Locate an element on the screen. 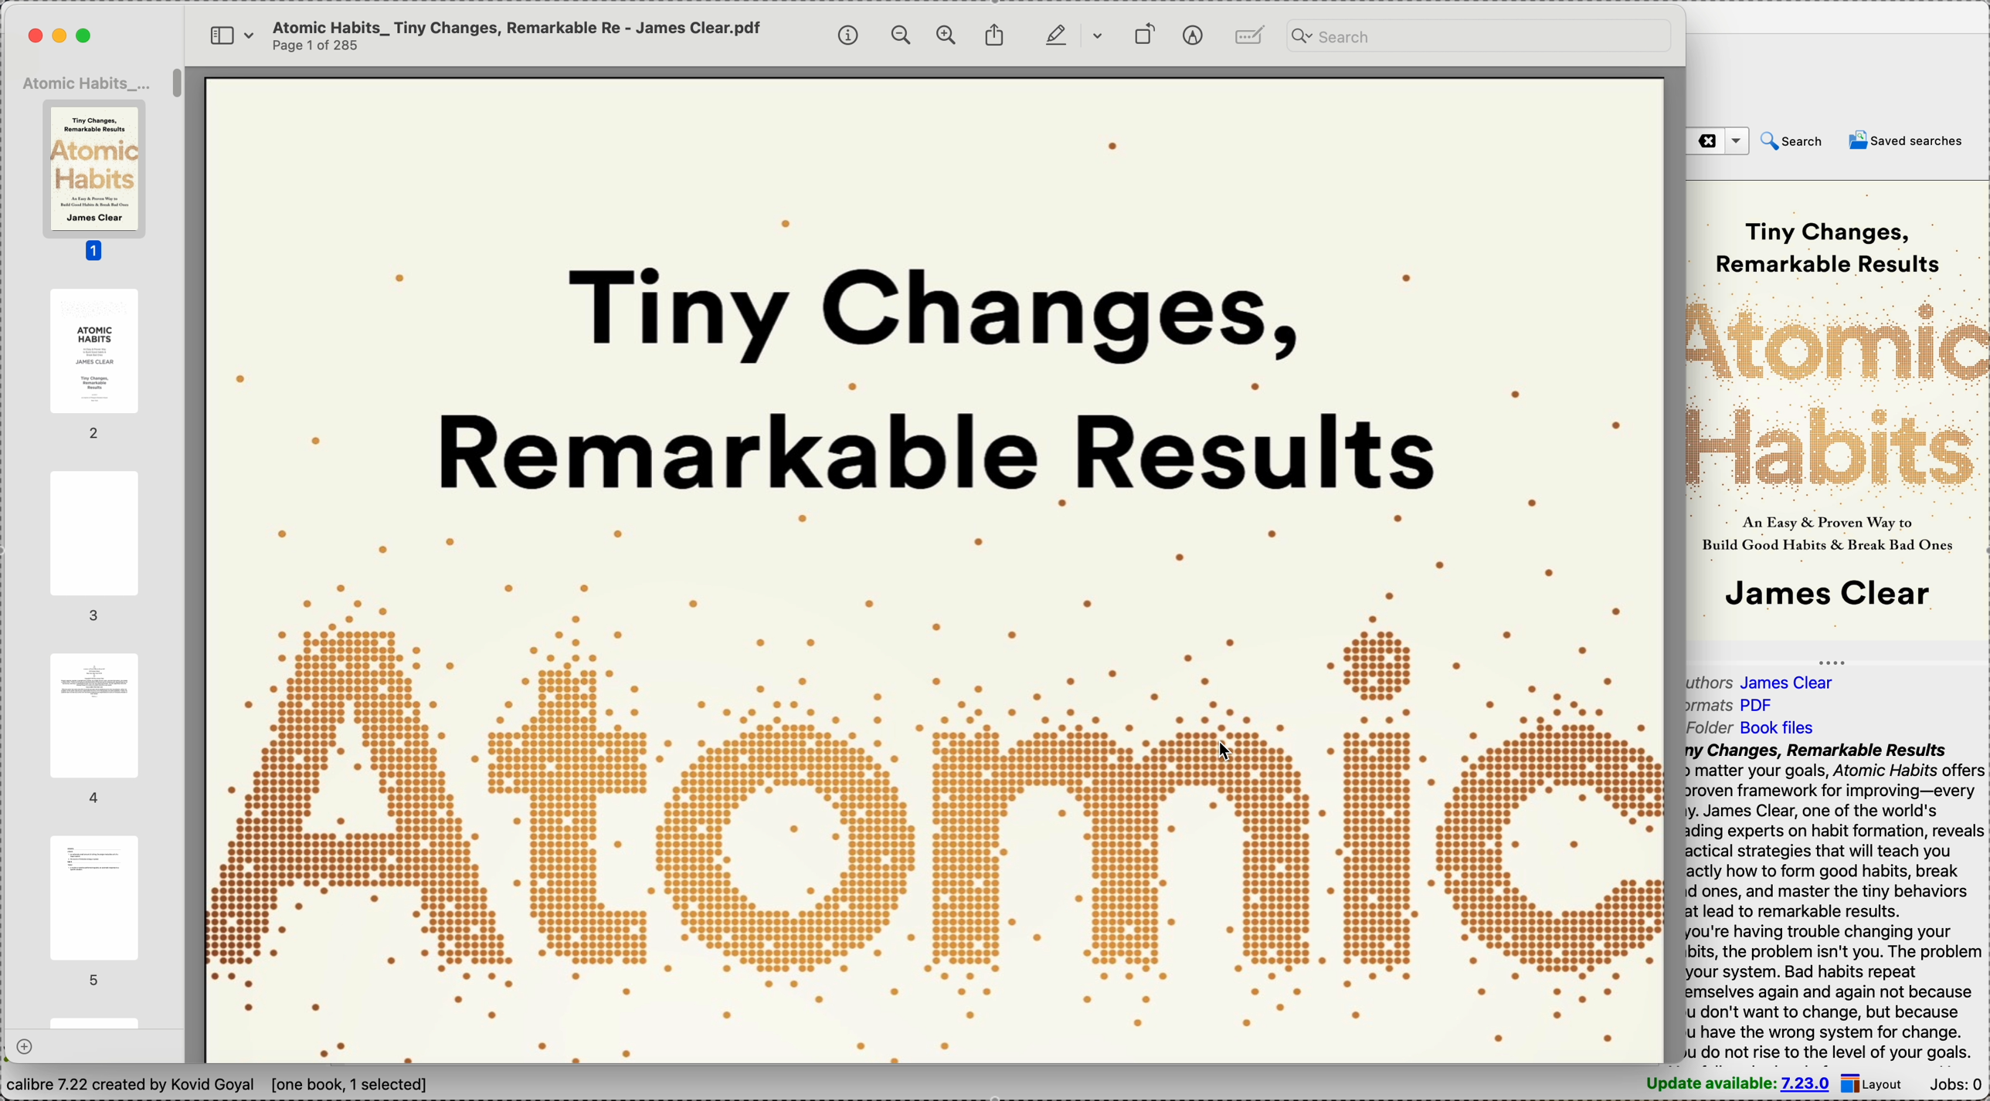 This screenshot has width=1990, height=1101. scroll bar is located at coordinates (181, 90).